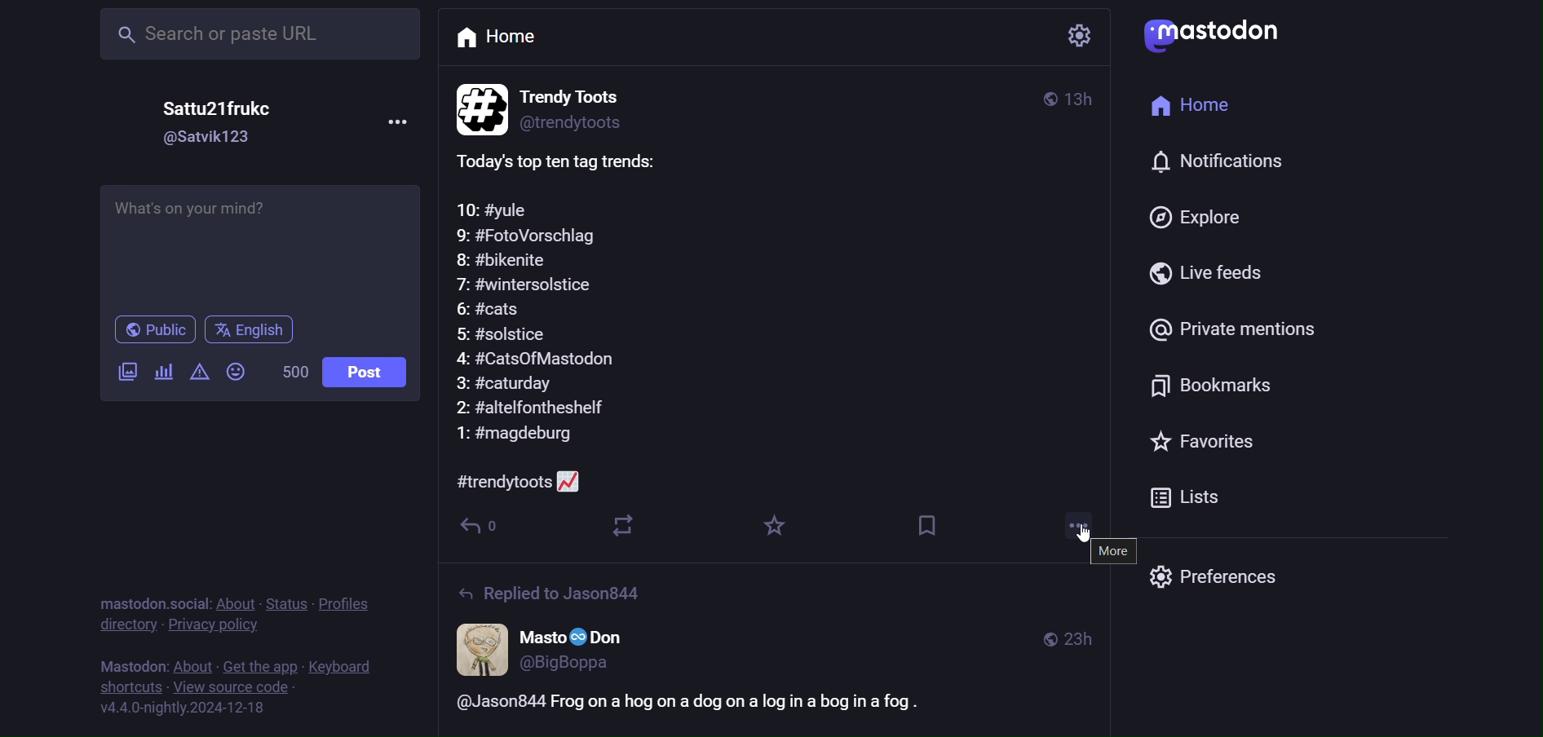 The image size is (1543, 737). What do you see at coordinates (933, 528) in the screenshot?
I see `bookmark` at bounding box center [933, 528].